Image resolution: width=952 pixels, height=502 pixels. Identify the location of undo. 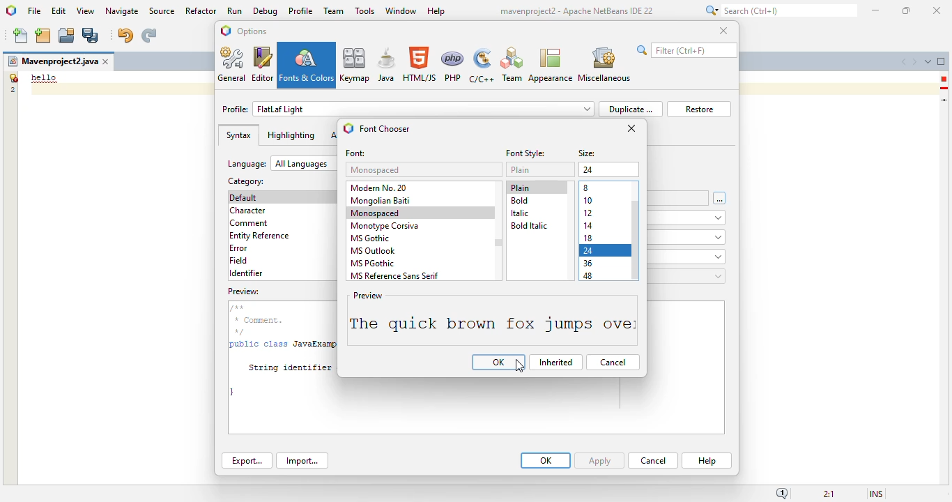
(125, 36).